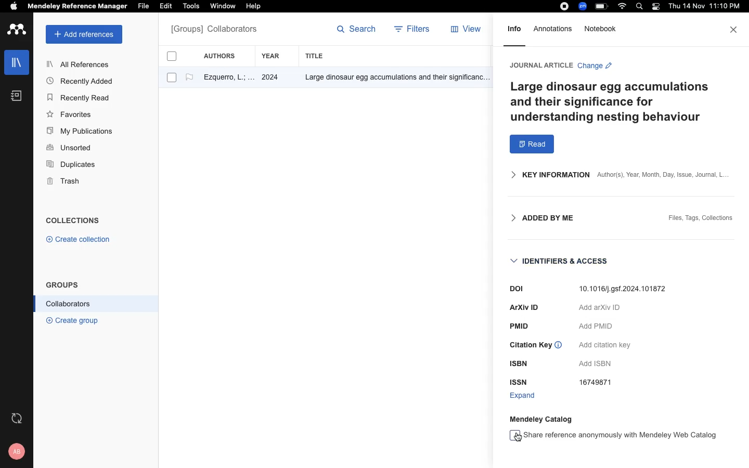 Image resolution: width=749 pixels, height=468 pixels. I want to click on “IDENTIFIERS & ACCESS, so click(561, 262).